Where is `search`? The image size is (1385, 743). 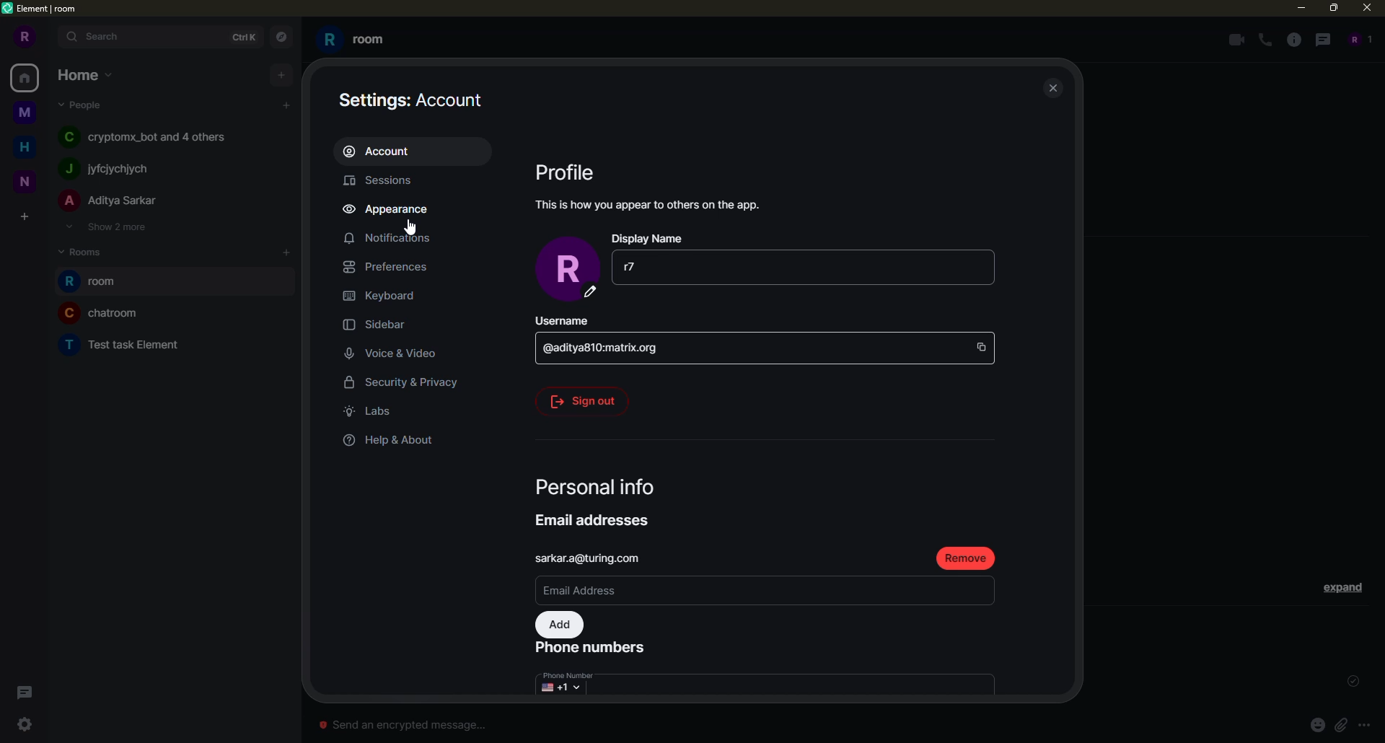
search is located at coordinates (102, 36).